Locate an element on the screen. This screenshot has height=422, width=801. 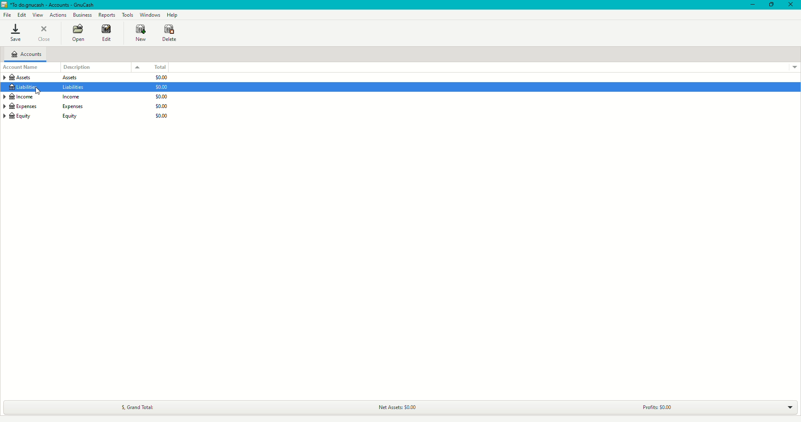
File is located at coordinates (7, 15).